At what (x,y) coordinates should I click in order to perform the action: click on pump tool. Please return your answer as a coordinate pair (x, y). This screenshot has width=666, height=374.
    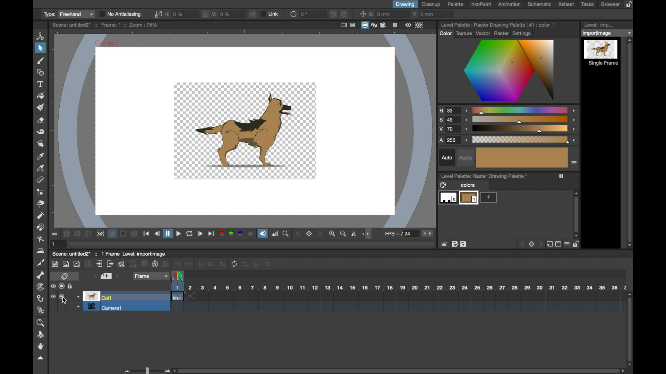
    Looking at the image, I should click on (40, 216).